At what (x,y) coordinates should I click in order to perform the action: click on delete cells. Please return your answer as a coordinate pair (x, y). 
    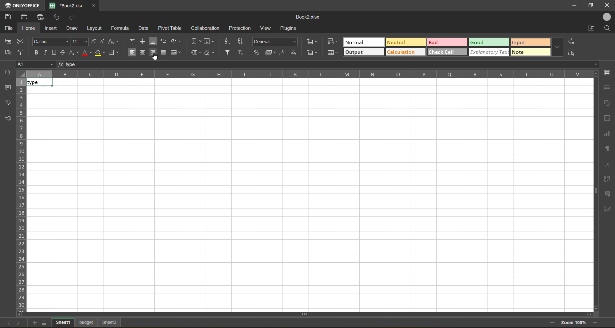
    Looking at the image, I should click on (313, 53).